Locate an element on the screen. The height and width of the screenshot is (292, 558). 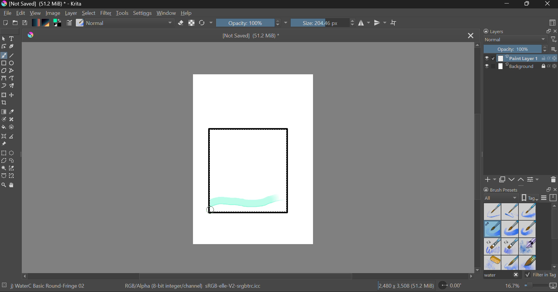
Water C - Grunge is located at coordinates (528, 229).